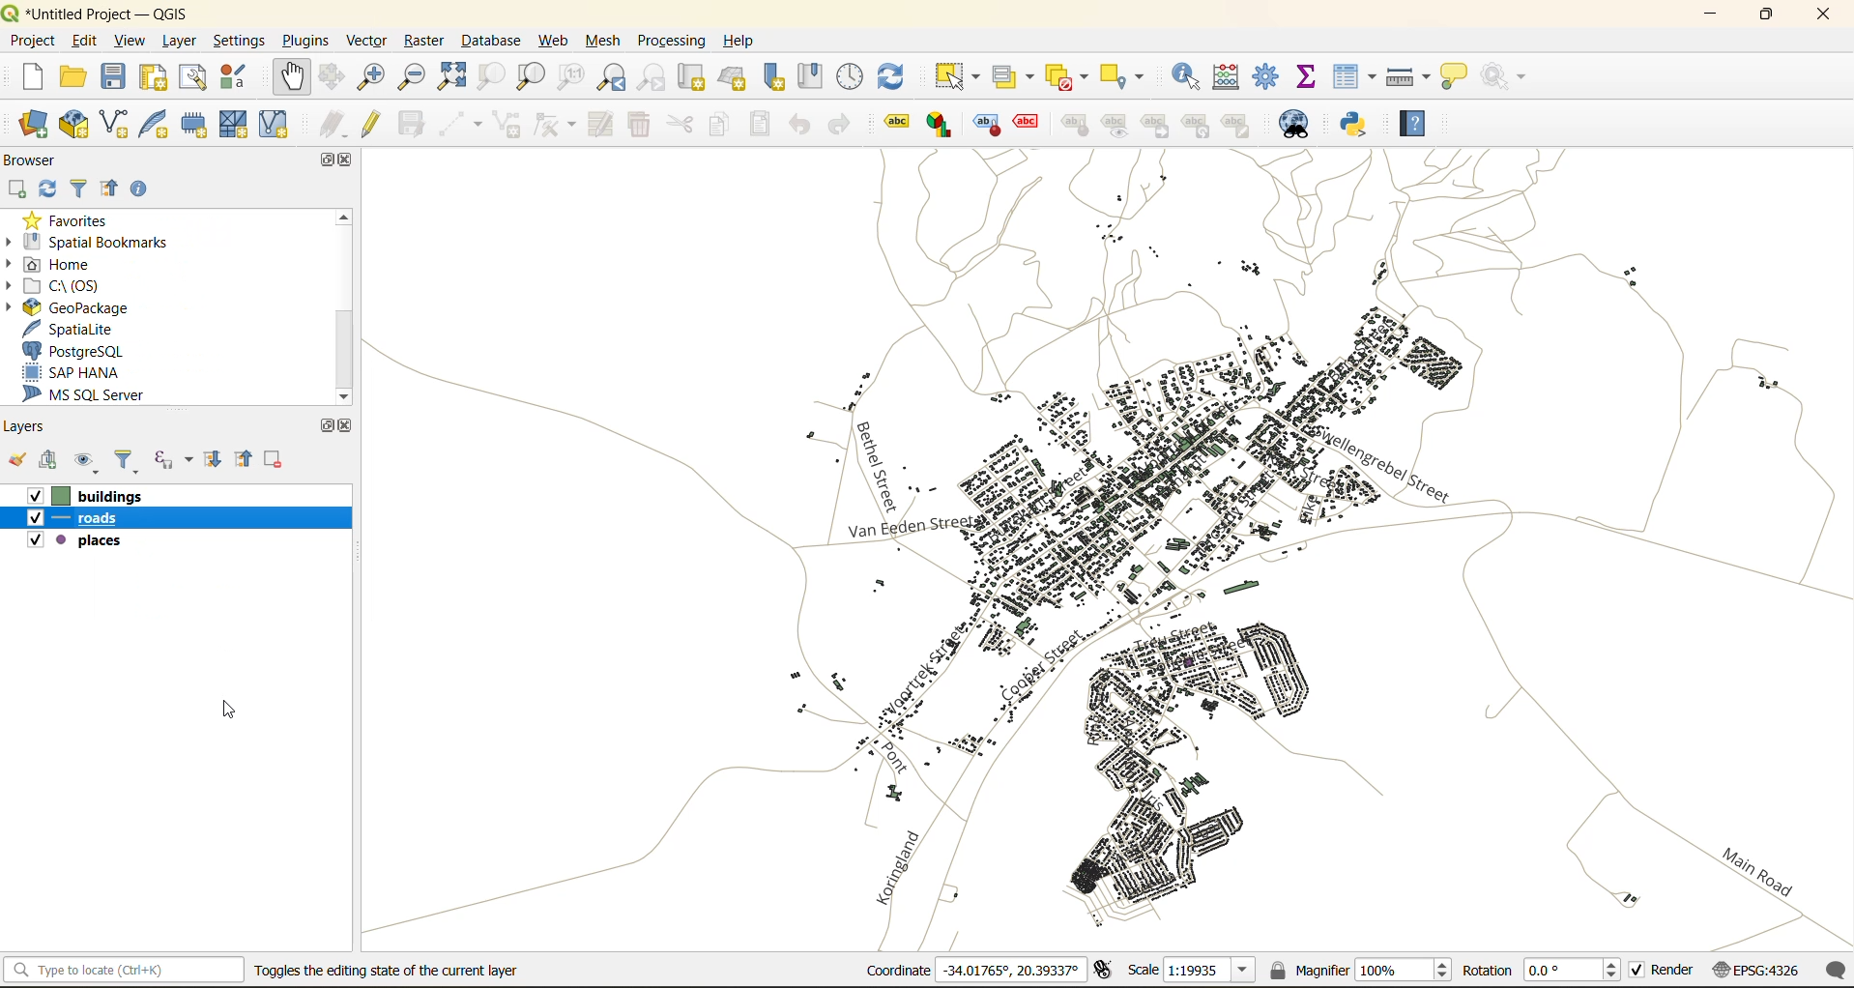 Image resolution: width=1854 pixels, height=988 pixels. What do you see at coordinates (1352, 77) in the screenshot?
I see `attributes table` at bounding box center [1352, 77].